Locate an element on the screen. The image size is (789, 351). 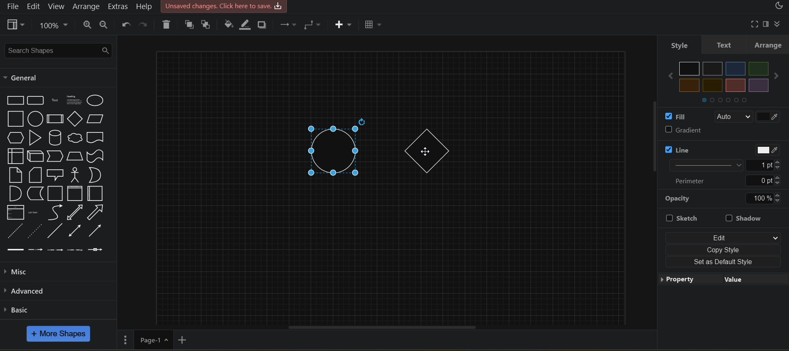
connection is located at coordinates (287, 25).